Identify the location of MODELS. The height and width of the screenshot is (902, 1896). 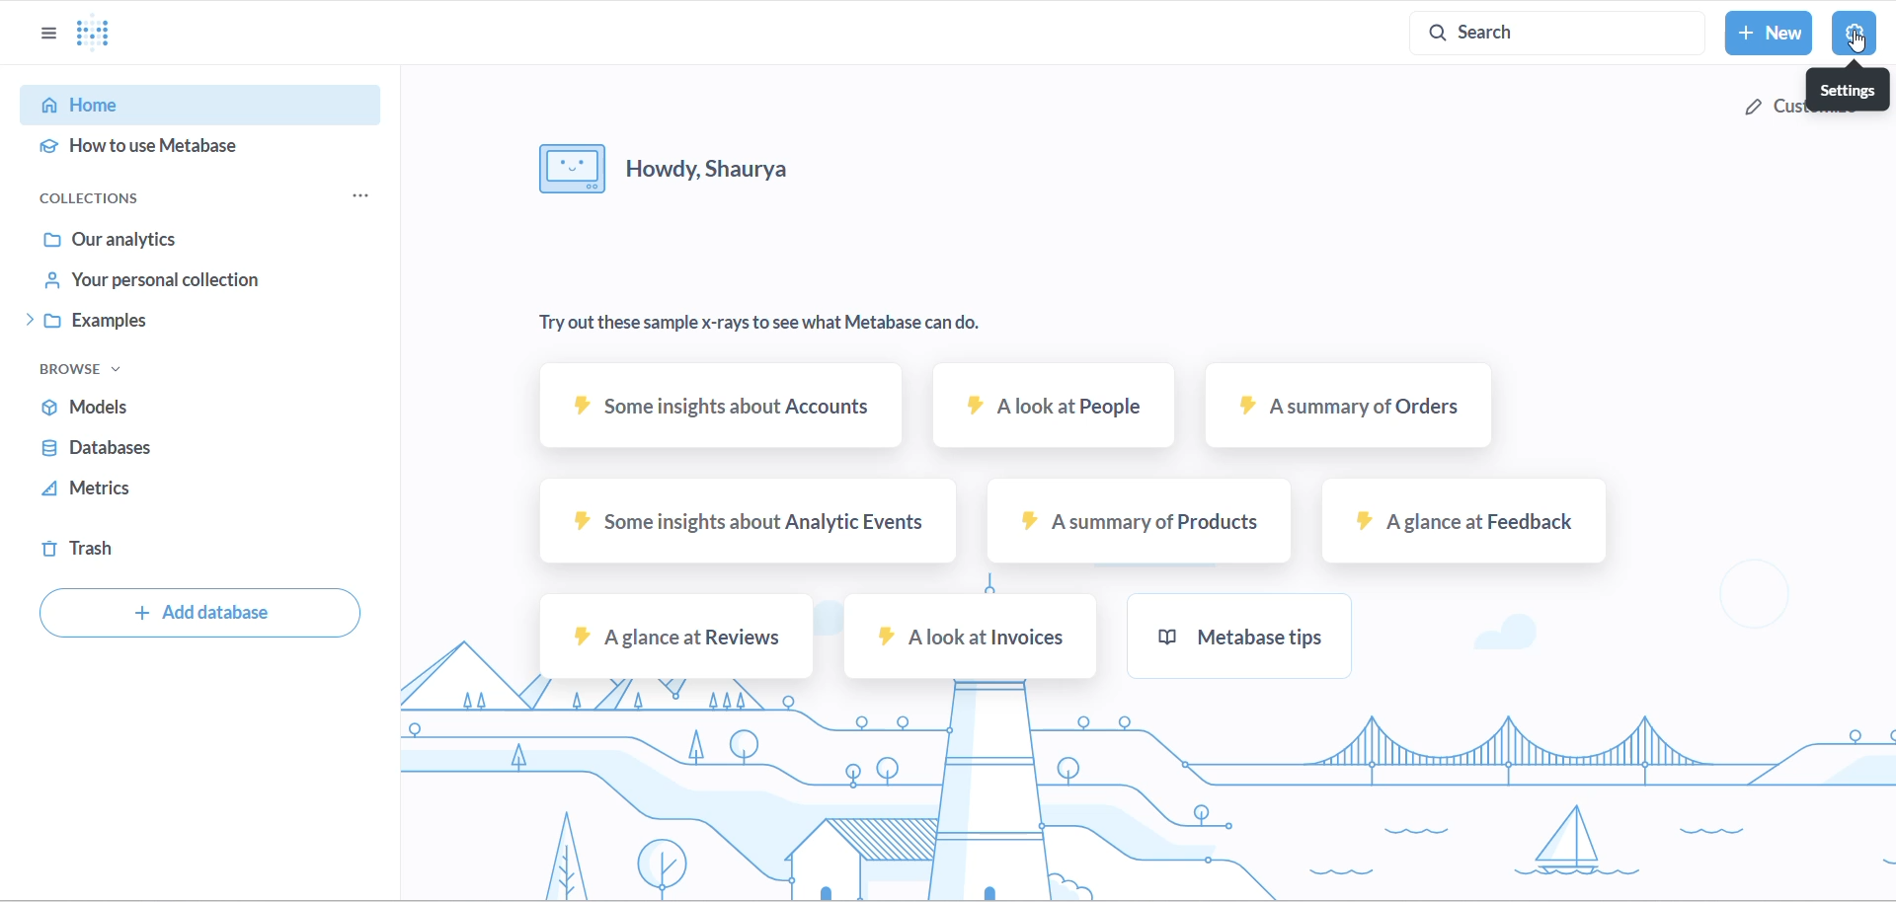
(151, 412).